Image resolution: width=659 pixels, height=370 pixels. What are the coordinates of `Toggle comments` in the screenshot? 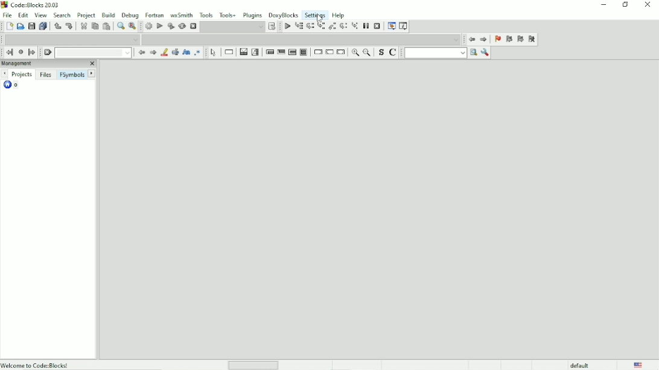 It's located at (393, 52).